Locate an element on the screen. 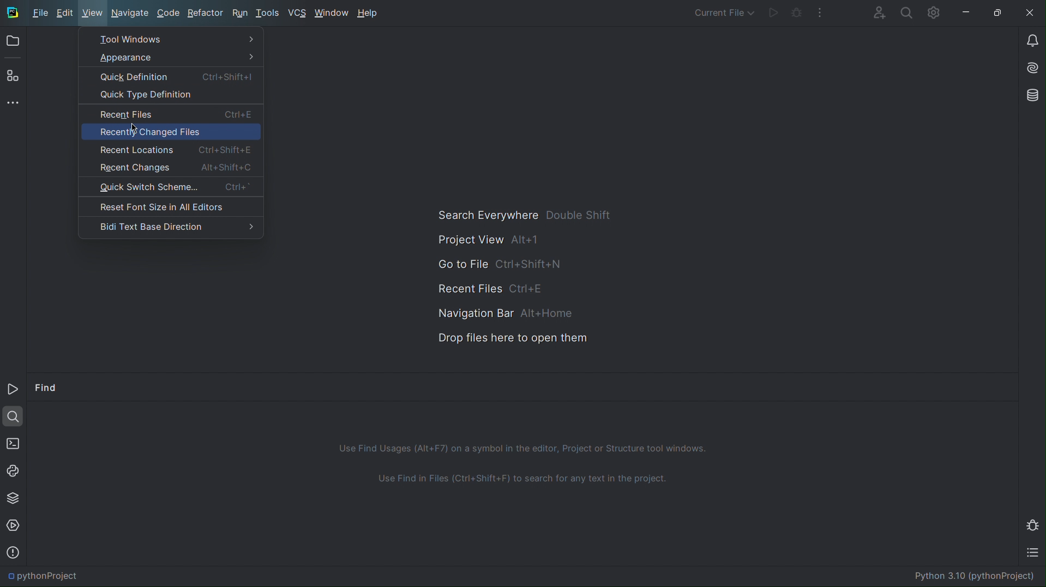 The height and width of the screenshot is (587, 1046). Account is located at coordinates (878, 11).